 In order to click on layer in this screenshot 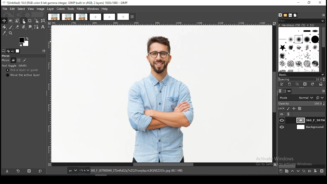, I will do `click(51, 9)`.